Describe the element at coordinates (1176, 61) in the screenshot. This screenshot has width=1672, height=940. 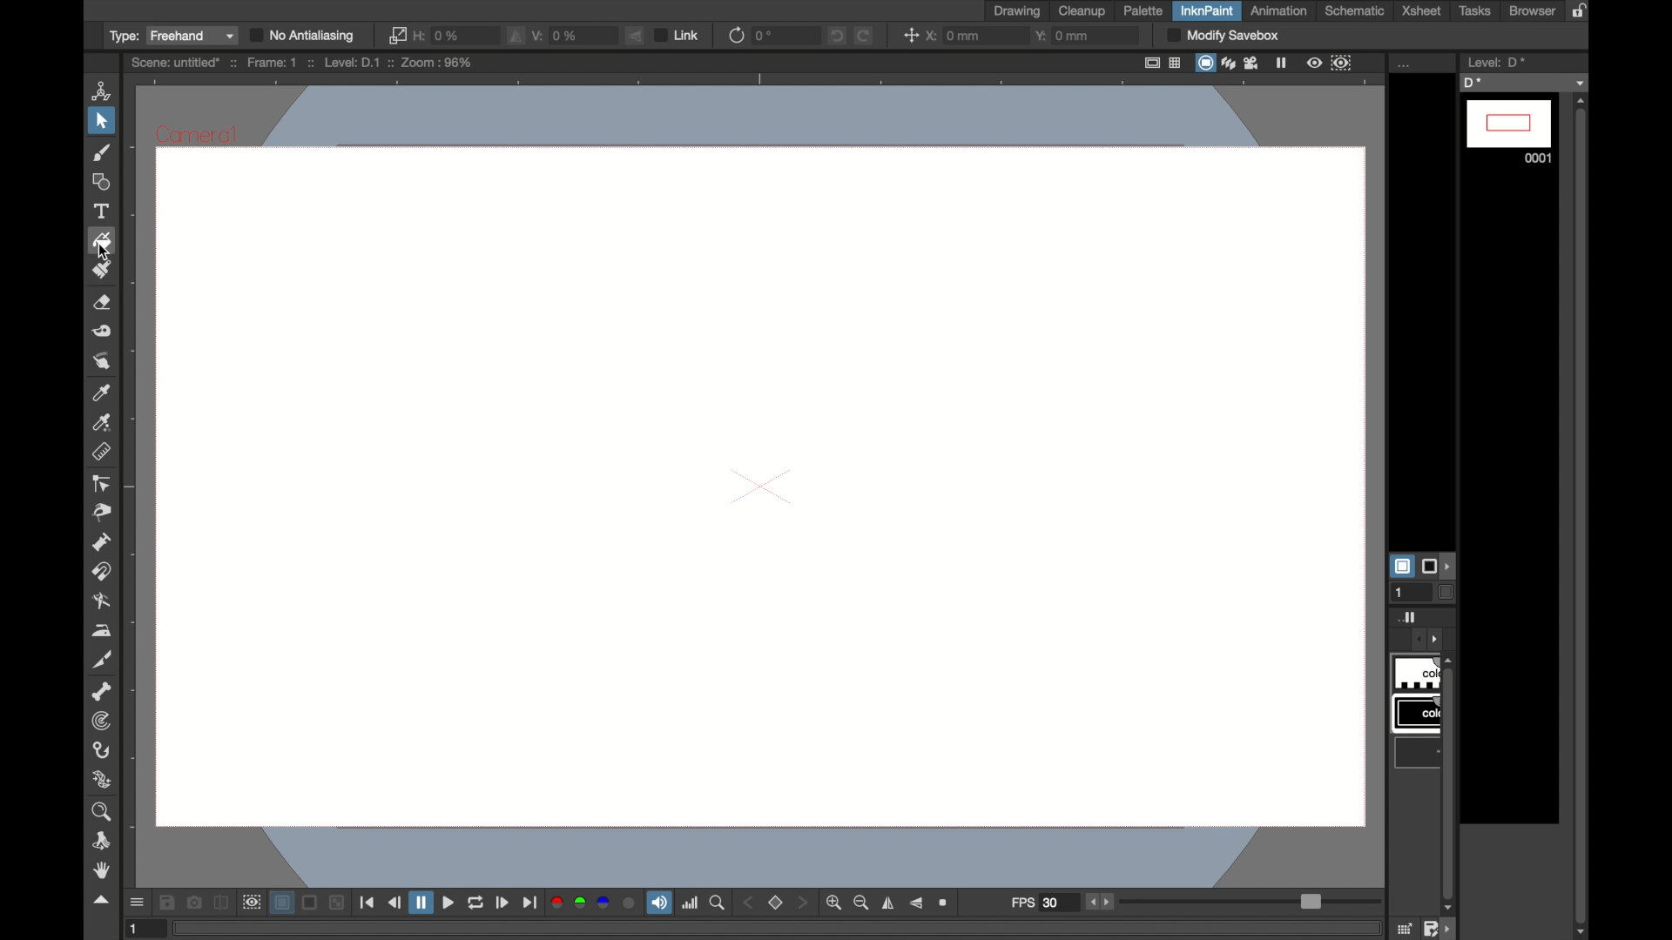
I see `table` at that location.